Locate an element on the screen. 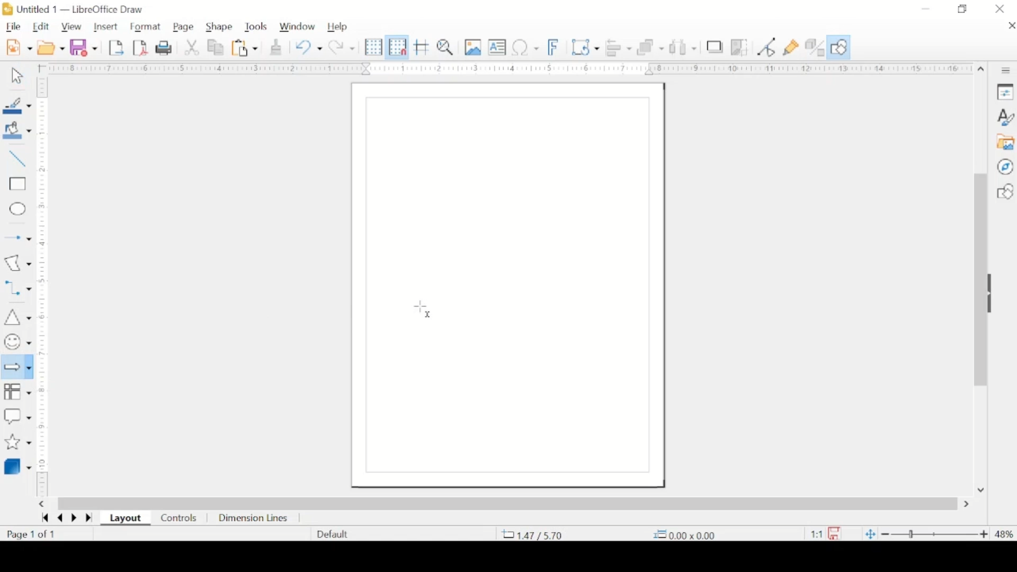  navigator is located at coordinates (1005, 166).